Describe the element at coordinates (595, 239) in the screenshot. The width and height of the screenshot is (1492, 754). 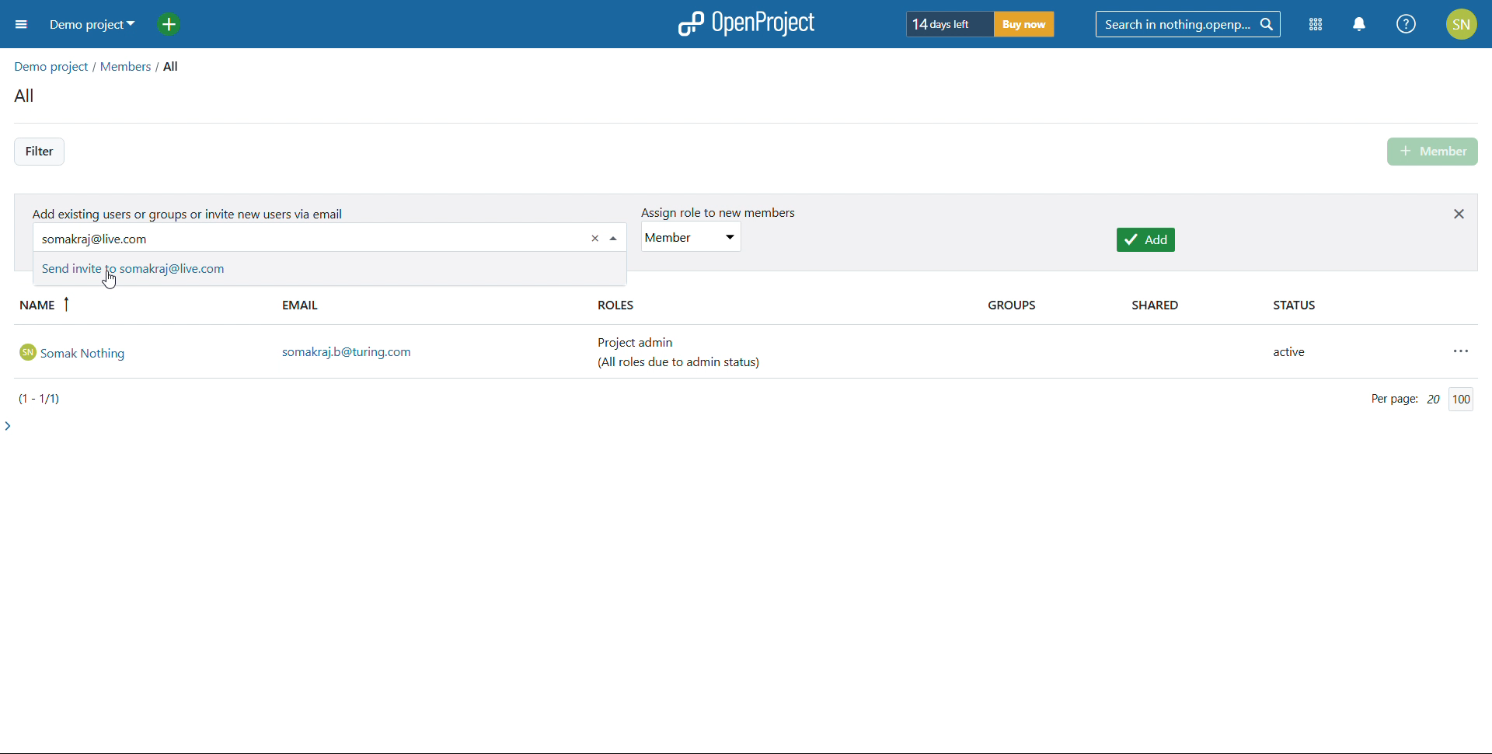
I see `remove email id` at that location.